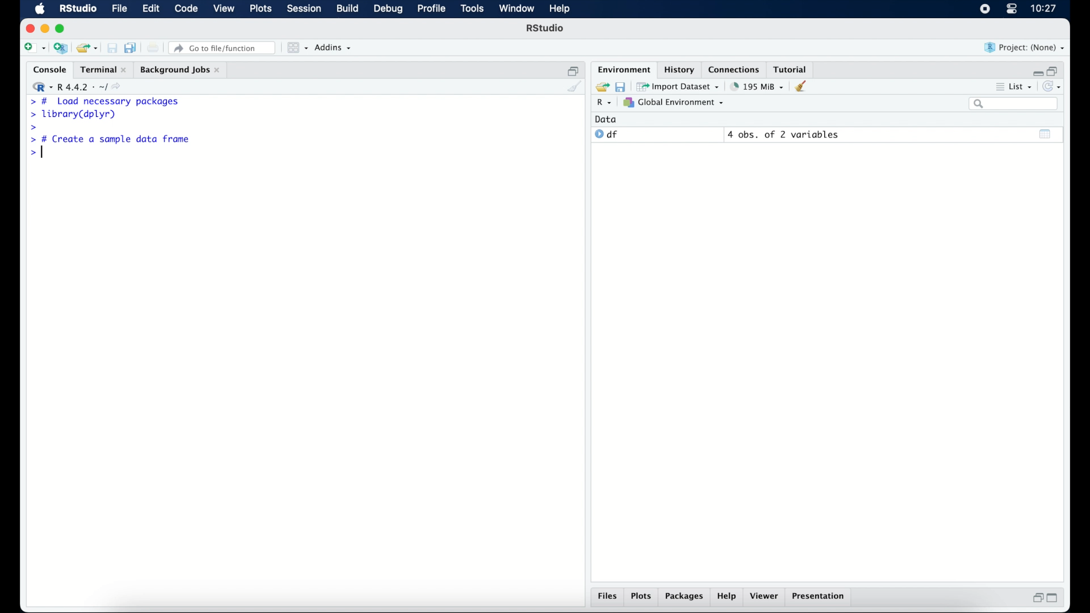  I want to click on files, so click(607, 598).